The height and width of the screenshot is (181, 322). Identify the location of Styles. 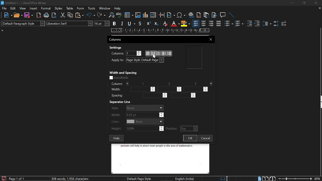
(59, 9).